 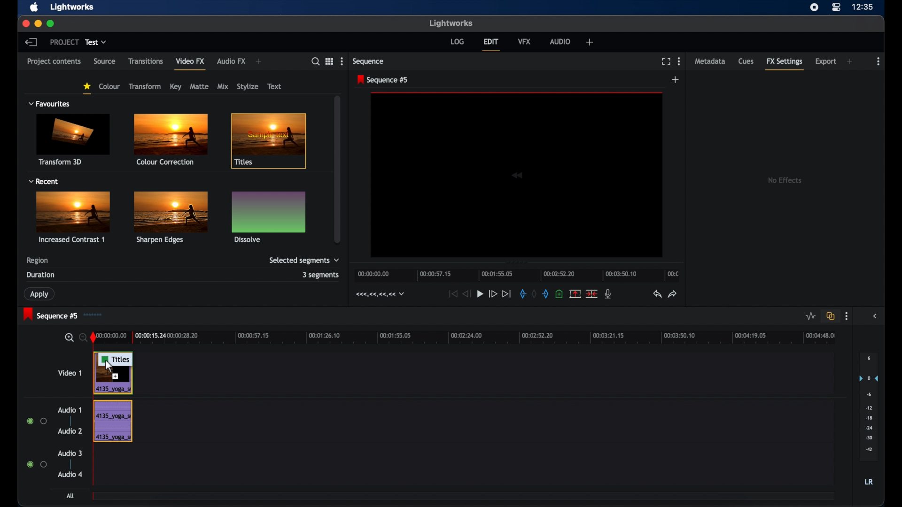 What do you see at coordinates (783, 181) in the screenshot?
I see `no effects` at bounding box center [783, 181].